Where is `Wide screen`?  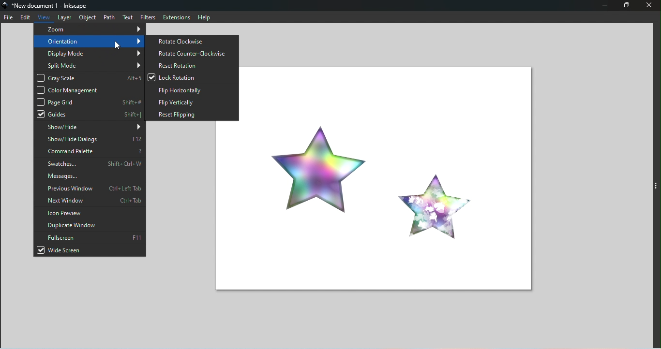
Wide screen is located at coordinates (90, 250).